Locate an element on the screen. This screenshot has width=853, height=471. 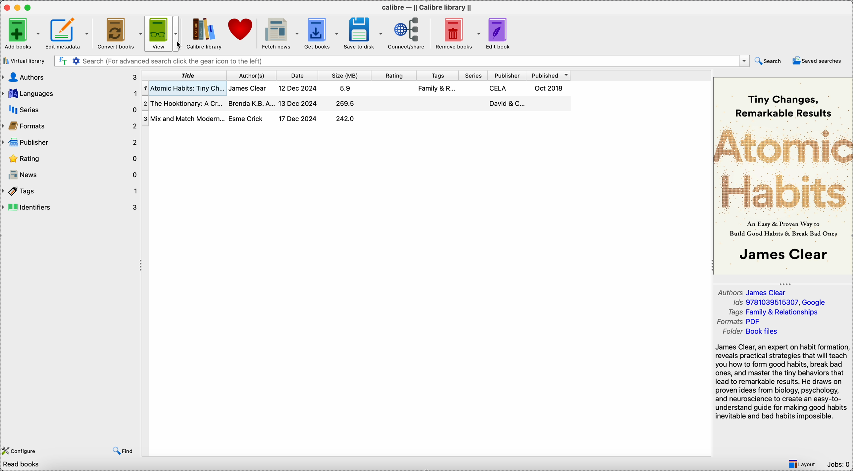
rating is located at coordinates (70, 158).